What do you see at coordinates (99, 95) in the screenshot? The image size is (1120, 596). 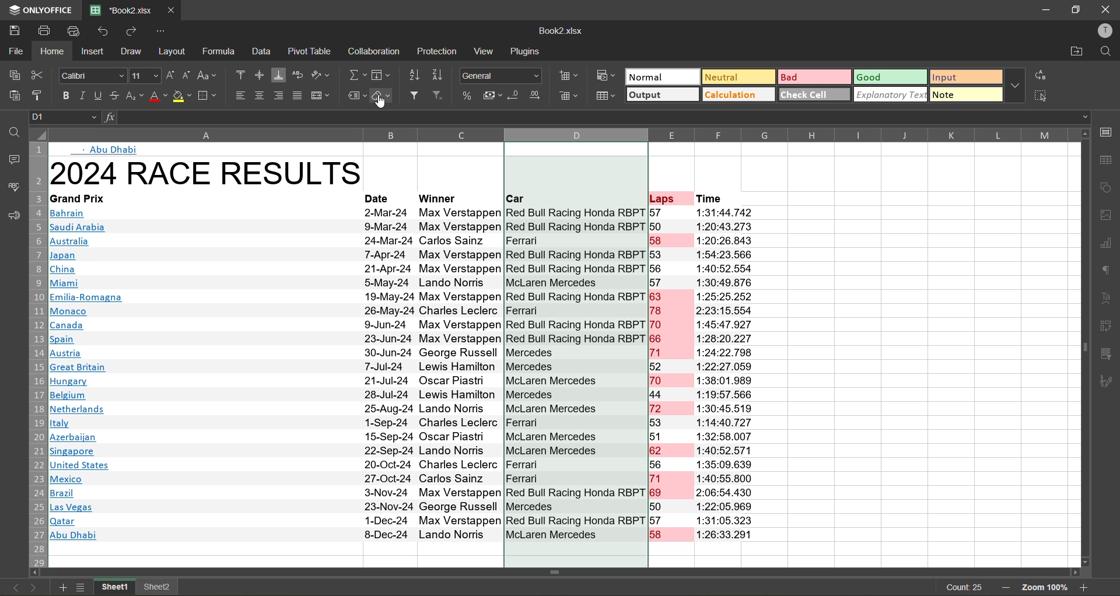 I see `underline` at bounding box center [99, 95].